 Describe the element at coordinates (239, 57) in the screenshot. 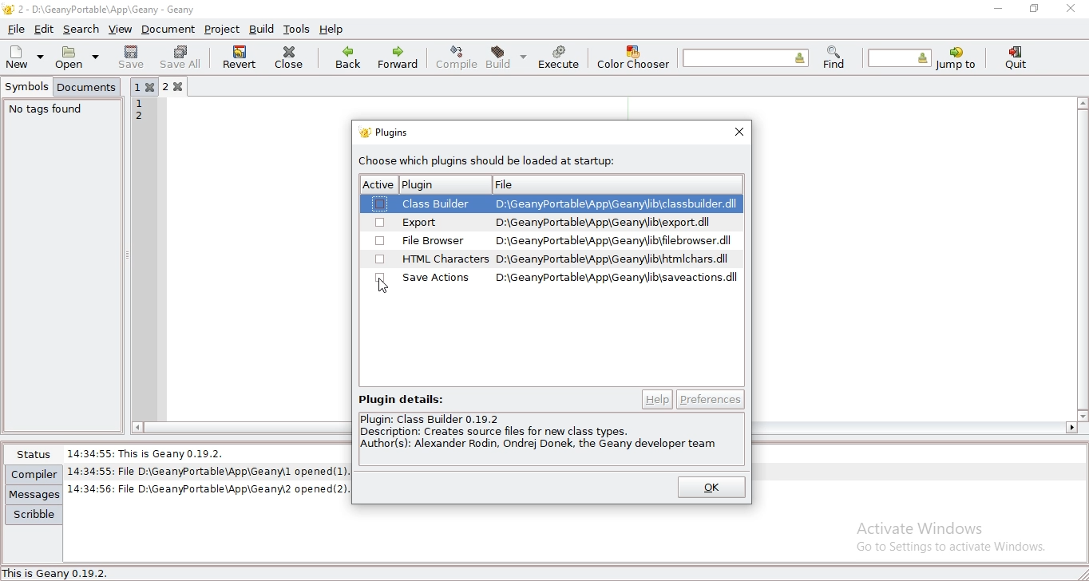

I see `revert` at that location.